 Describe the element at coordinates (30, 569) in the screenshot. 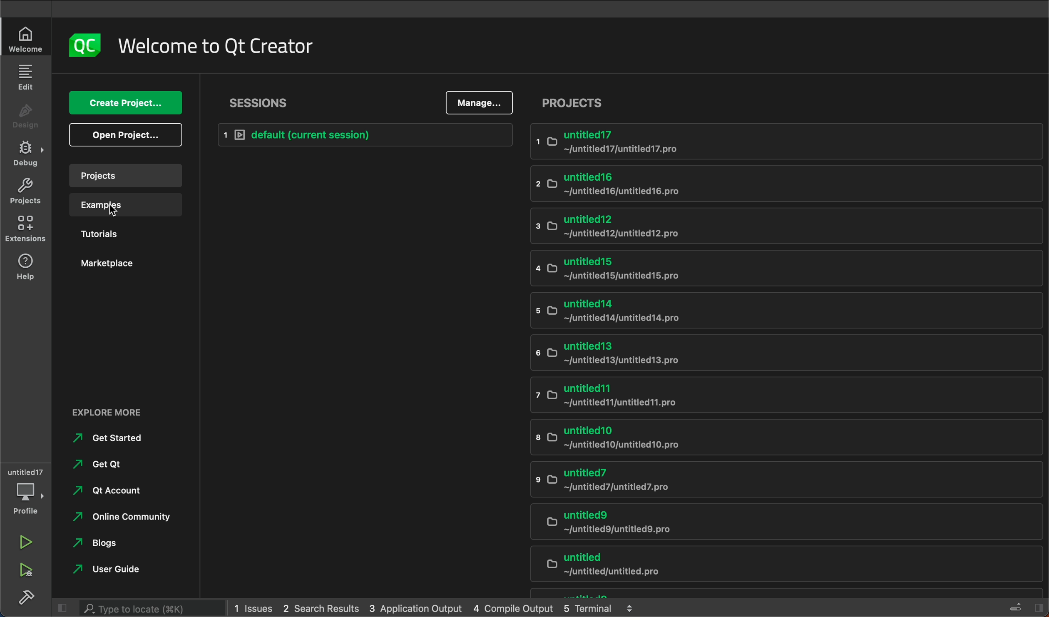

I see `run and debug` at that location.